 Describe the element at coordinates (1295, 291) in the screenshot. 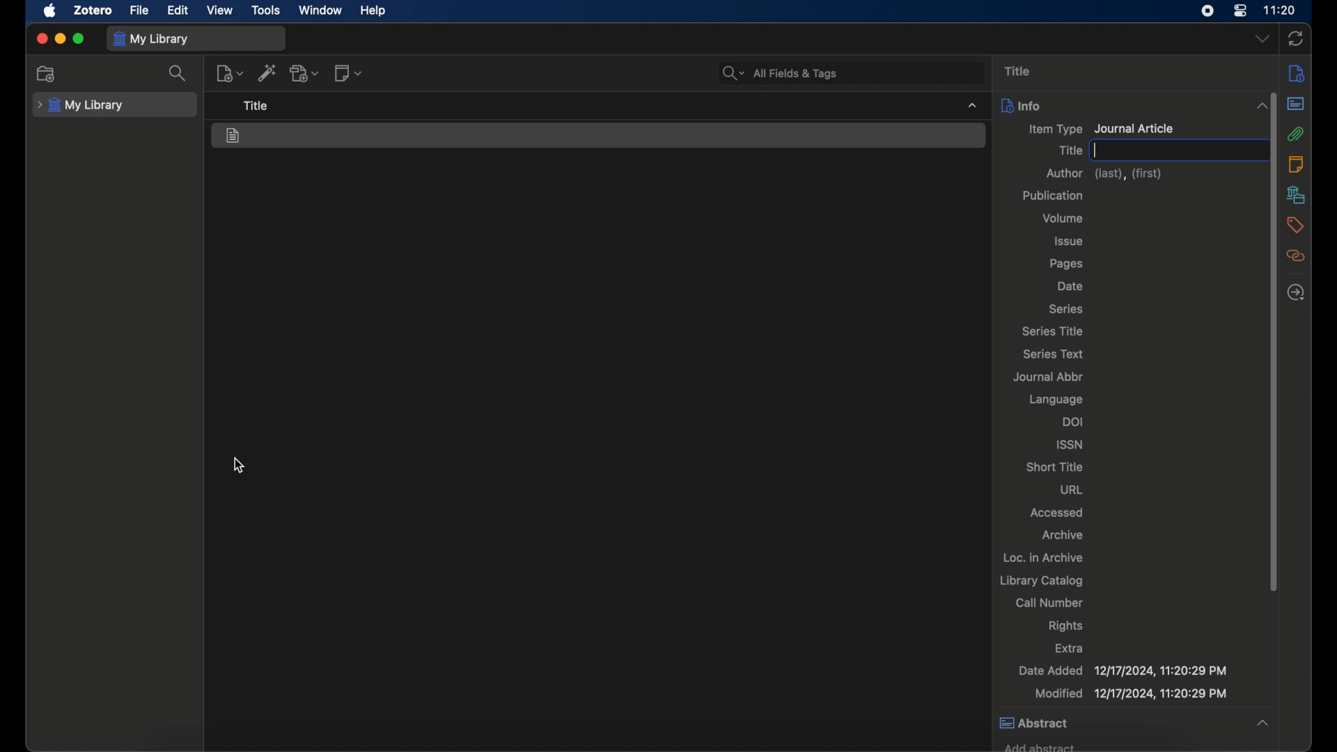

I see `locate` at that location.